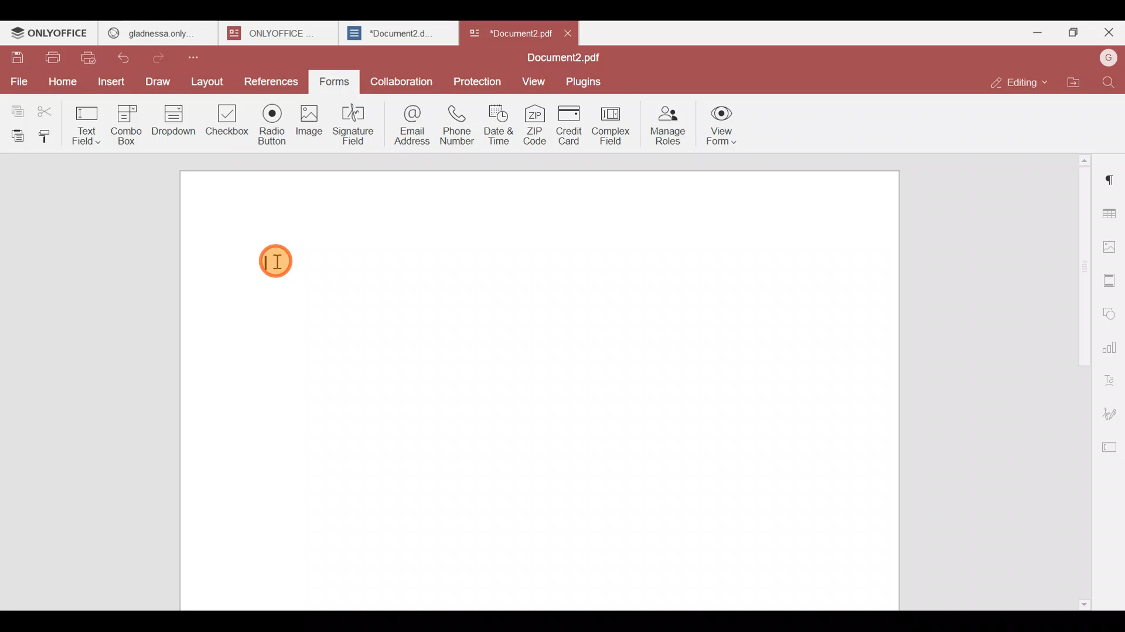 The height and width of the screenshot is (632, 1125). I want to click on Cut, so click(50, 108).